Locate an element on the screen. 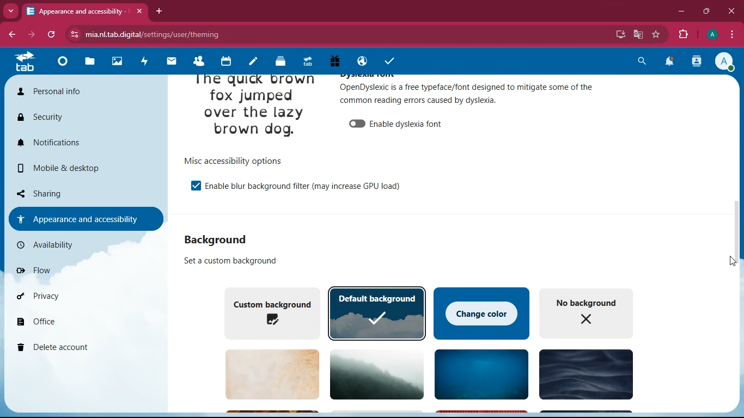  background is located at coordinates (584, 376).